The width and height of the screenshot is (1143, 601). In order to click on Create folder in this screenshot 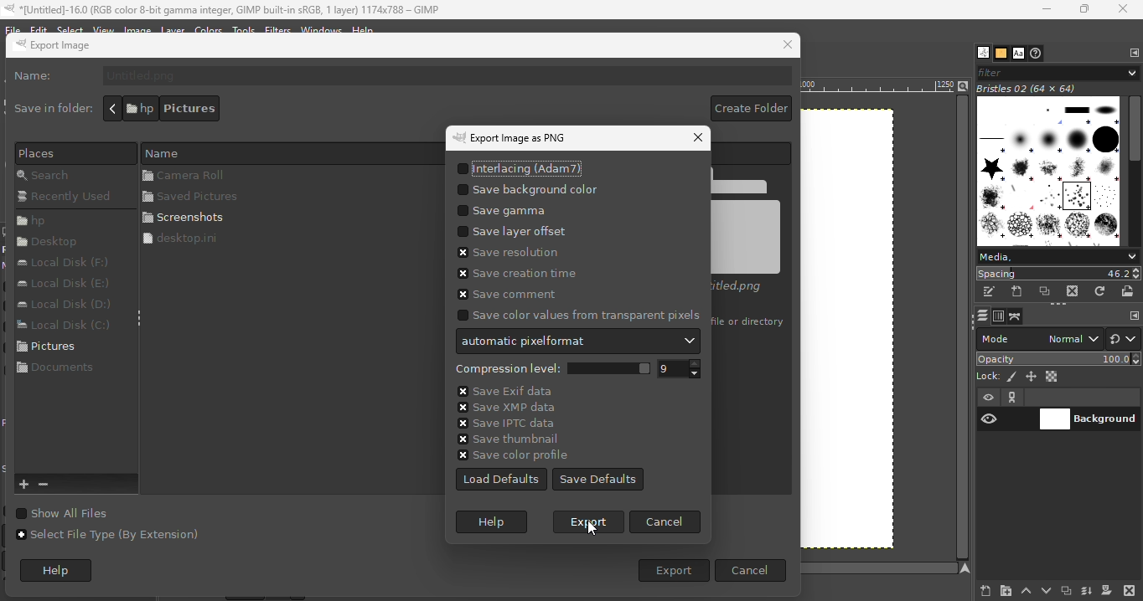, I will do `click(748, 110)`.